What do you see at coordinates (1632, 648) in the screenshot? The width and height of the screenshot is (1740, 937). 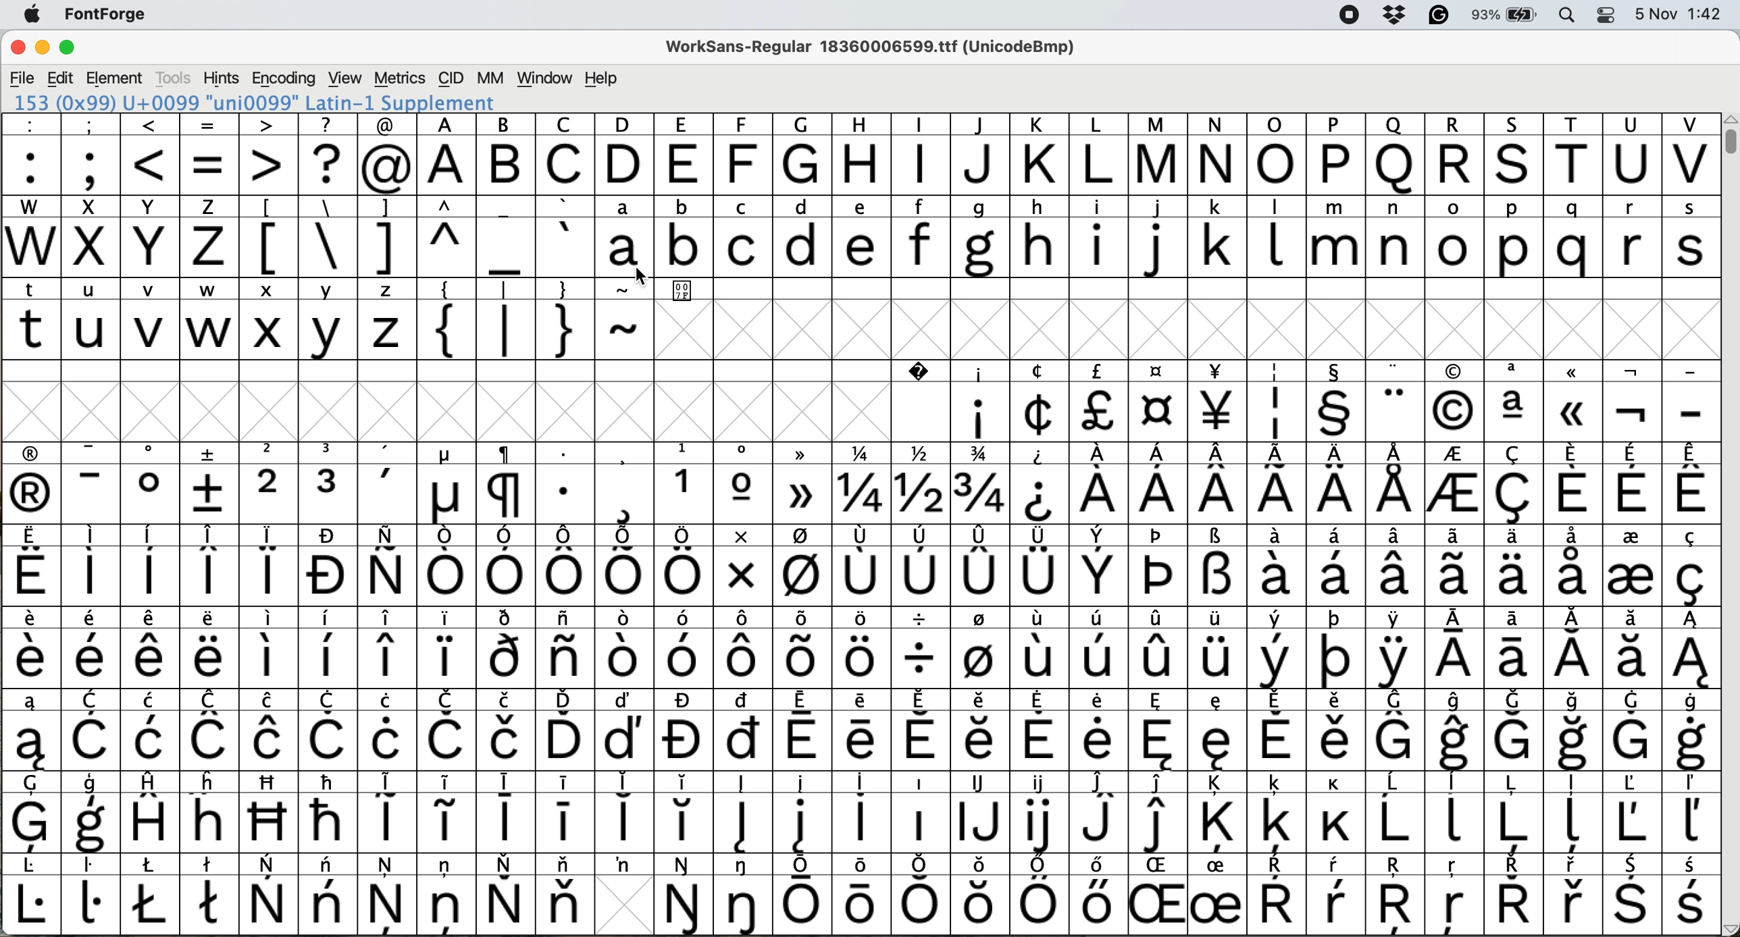 I see `symbol` at bounding box center [1632, 648].